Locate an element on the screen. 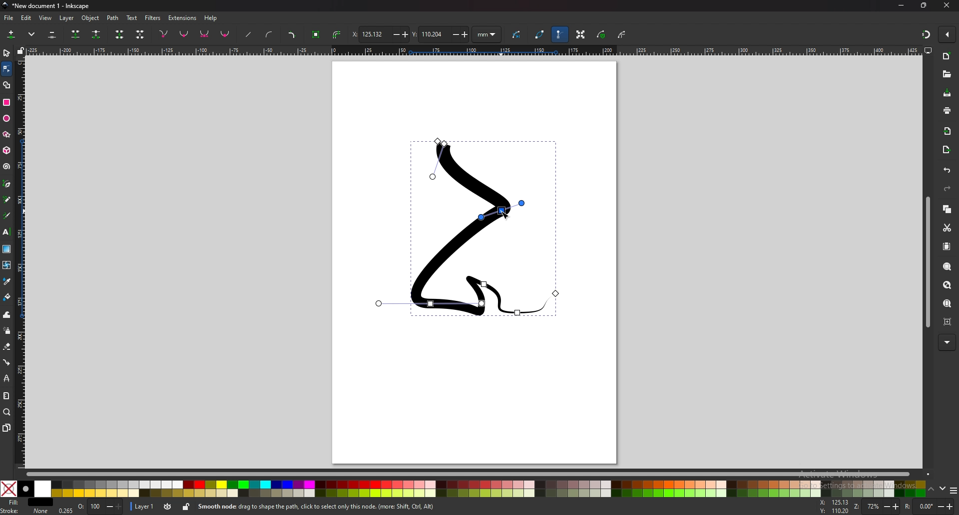  calligraphy is located at coordinates (7, 216).